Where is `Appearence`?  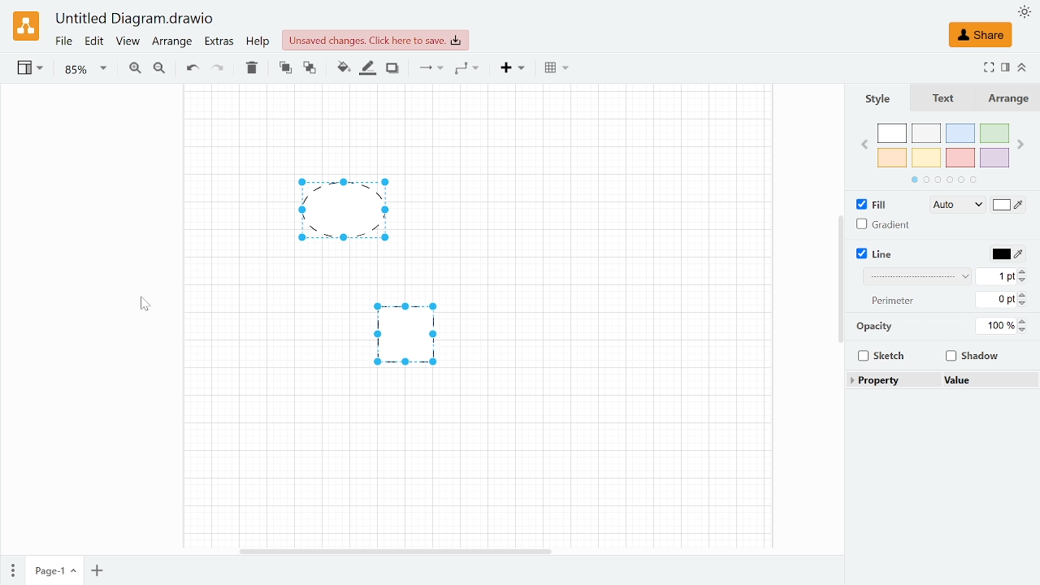
Appearence is located at coordinates (1024, 11).